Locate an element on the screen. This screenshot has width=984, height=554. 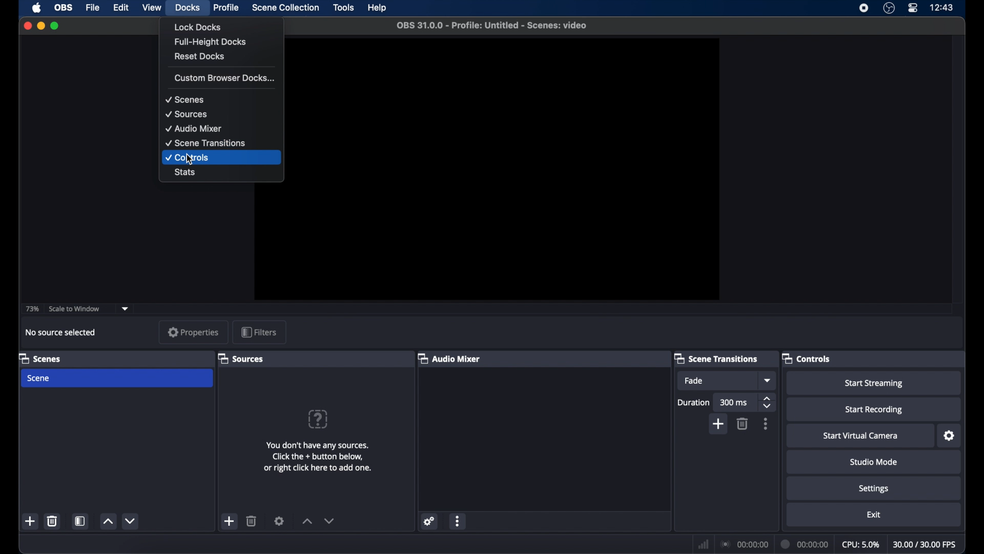
scene transitions is located at coordinates (207, 143).